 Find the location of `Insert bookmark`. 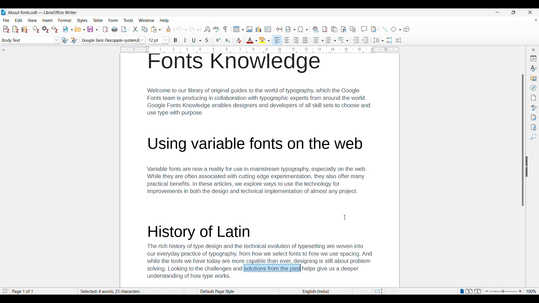

Insert bookmark is located at coordinates (344, 29).